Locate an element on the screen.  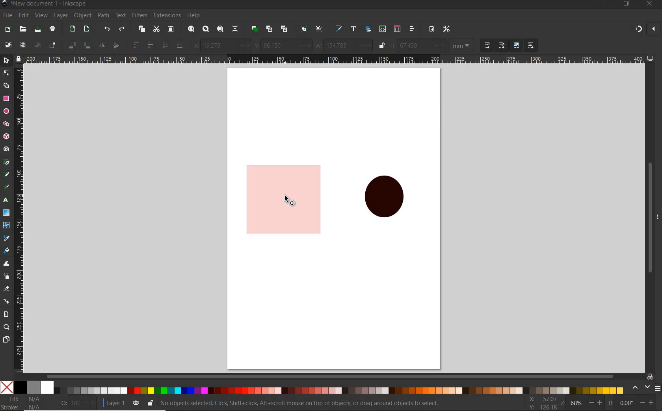
lower to bottom is located at coordinates (179, 44).